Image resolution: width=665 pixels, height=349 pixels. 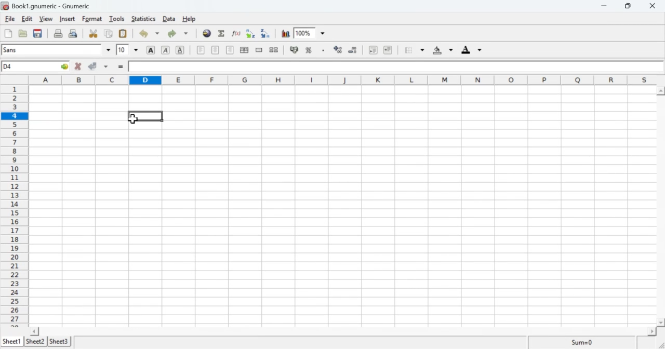 I want to click on Help, so click(x=189, y=19).